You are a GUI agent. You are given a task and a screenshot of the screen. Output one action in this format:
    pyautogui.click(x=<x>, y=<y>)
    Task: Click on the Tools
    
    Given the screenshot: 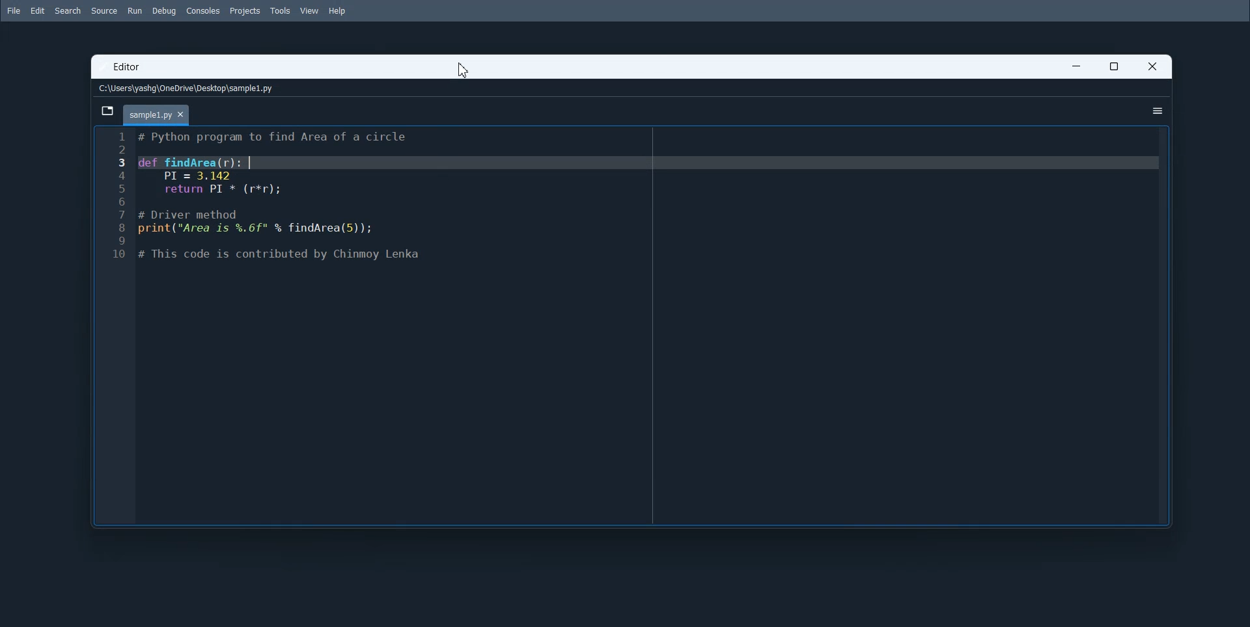 What is the action you would take?
    pyautogui.click(x=281, y=10)
    